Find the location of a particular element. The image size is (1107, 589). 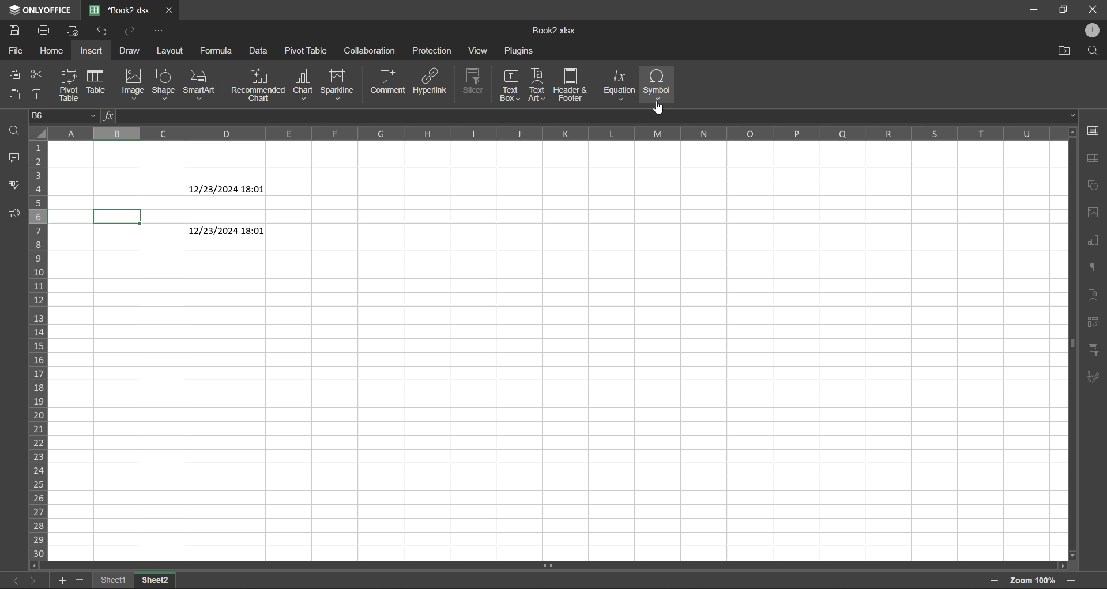

row numbers is located at coordinates (41, 348).